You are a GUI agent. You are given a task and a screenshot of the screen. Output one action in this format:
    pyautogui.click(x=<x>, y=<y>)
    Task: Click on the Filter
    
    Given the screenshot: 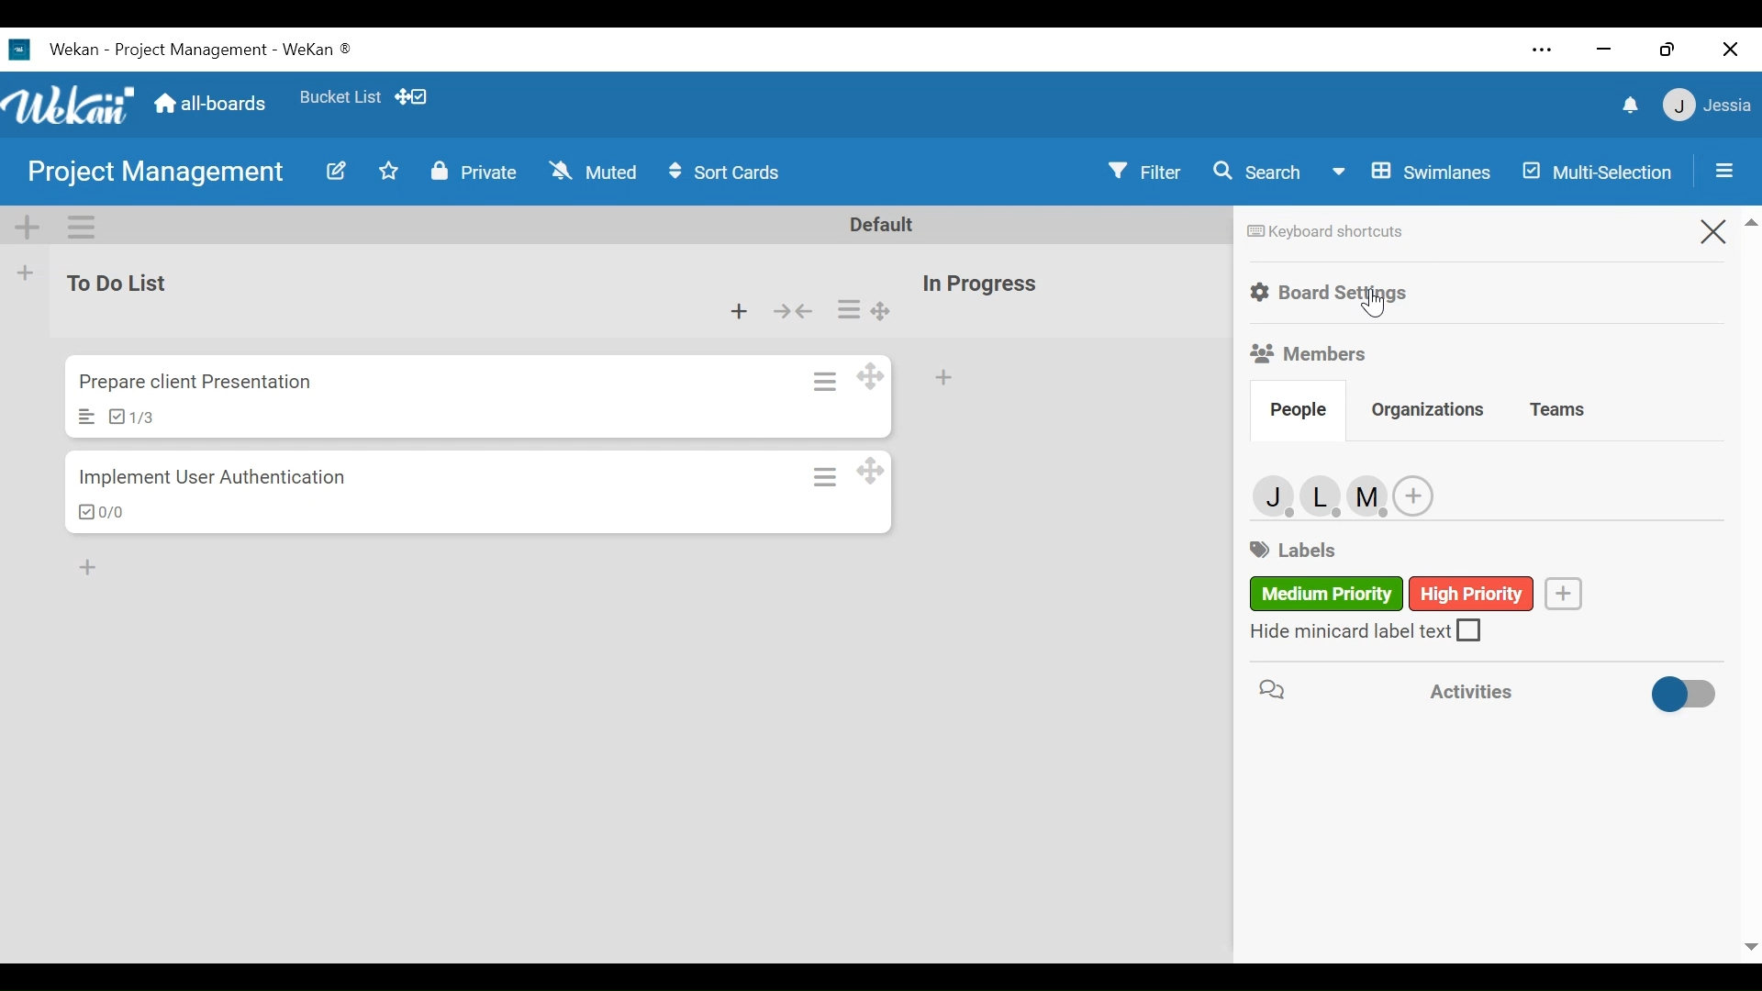 What is the action you would take?
    pyautogui.click(x=1144, y=172)
    